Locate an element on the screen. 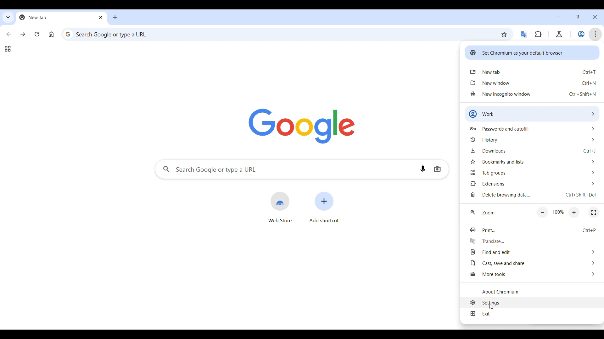  Search by audio is located at coordinates (423, 169).